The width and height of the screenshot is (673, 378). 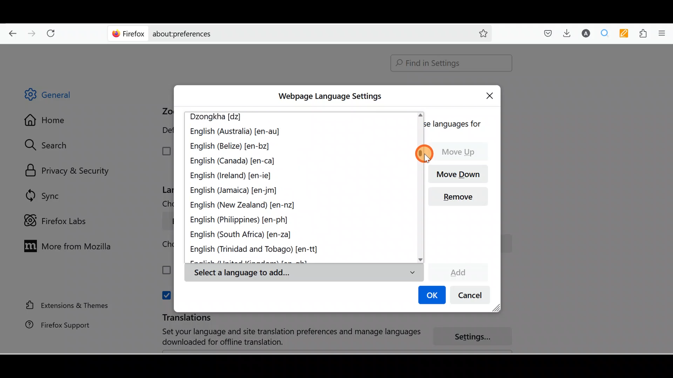 What do you see at coordinates (33, 33) in the screenshot?
I see `Go forward back one page` at bounding box center [33, 33].